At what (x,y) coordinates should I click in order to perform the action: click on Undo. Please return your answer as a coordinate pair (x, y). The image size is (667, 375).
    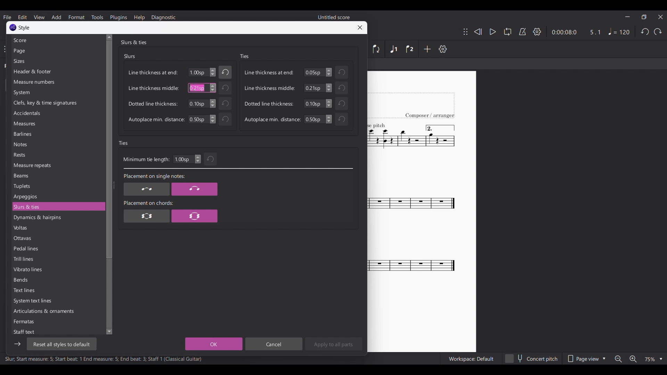
    Looking at the image, I should click on (645, 32).